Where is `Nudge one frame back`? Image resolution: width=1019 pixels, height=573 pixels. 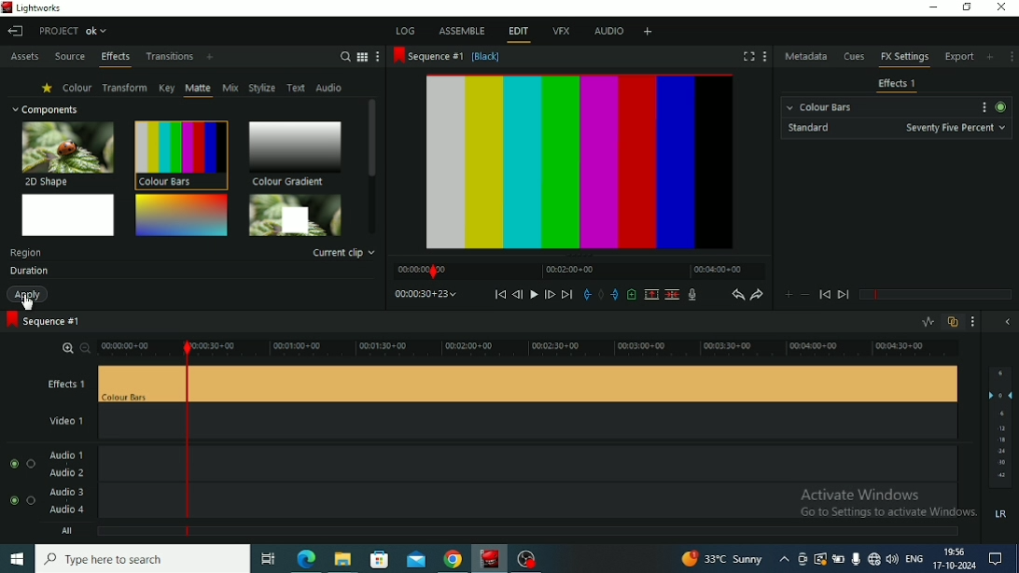
Nudge one frame back is located at coordinates (518, 295).